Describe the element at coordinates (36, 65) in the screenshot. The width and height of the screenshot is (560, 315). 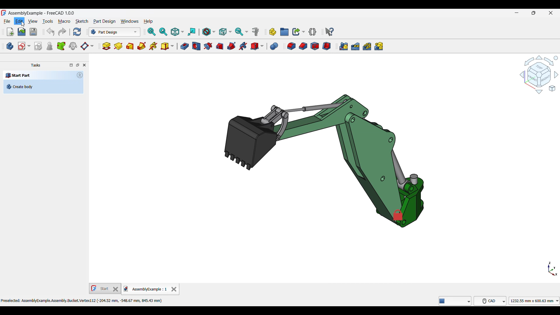
I see `Tasks` at that location.